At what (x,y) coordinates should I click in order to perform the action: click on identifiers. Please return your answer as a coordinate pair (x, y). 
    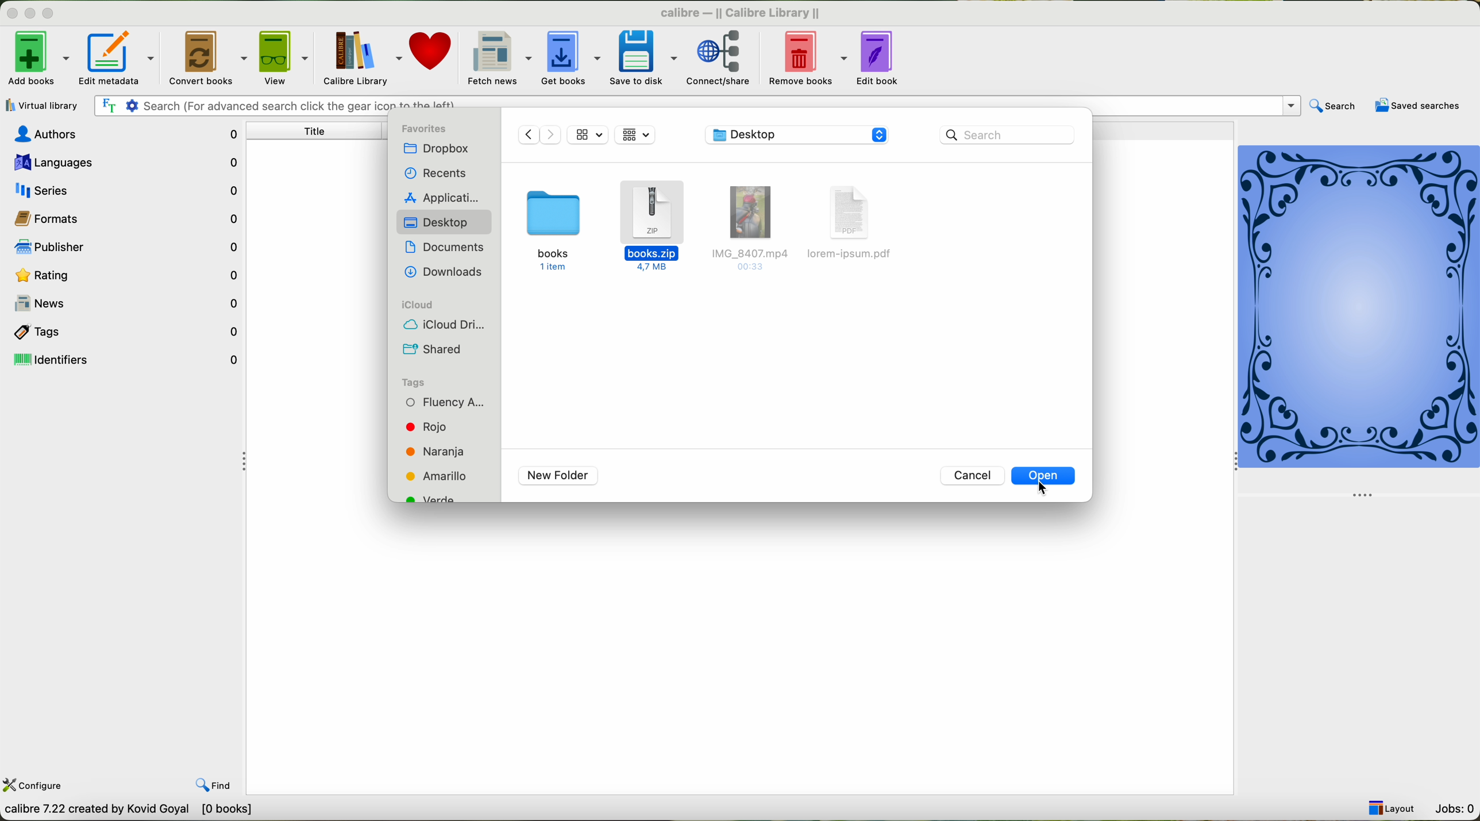
    Looking at the image, I should click on (126, 361).